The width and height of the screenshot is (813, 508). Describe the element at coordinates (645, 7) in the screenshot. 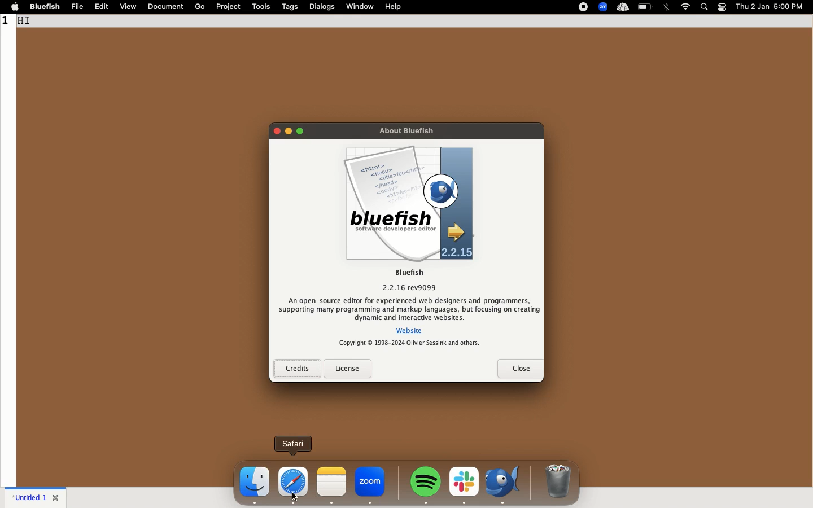

I see `charge` at that location.